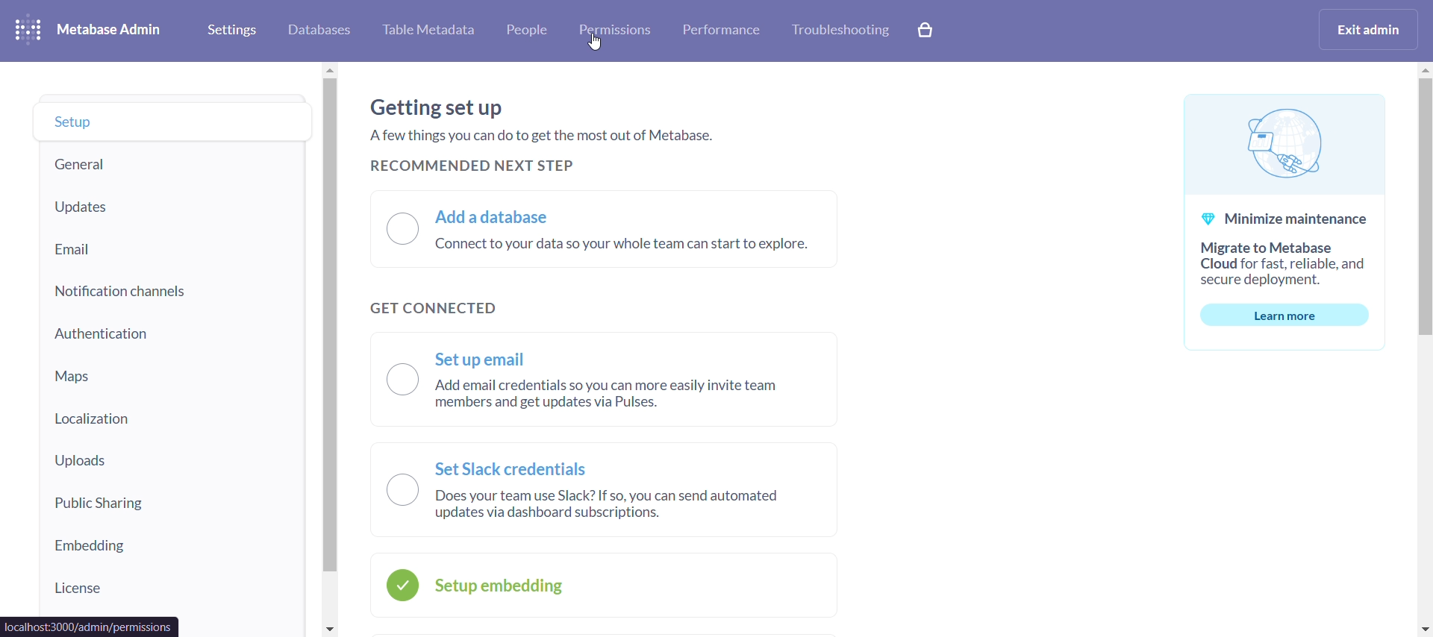 The width and height of the screenshot is (1433, 637). What do you see at coordinates (719, 32) in the screenshot?
I see `performance` at bounding box center [719, 32].